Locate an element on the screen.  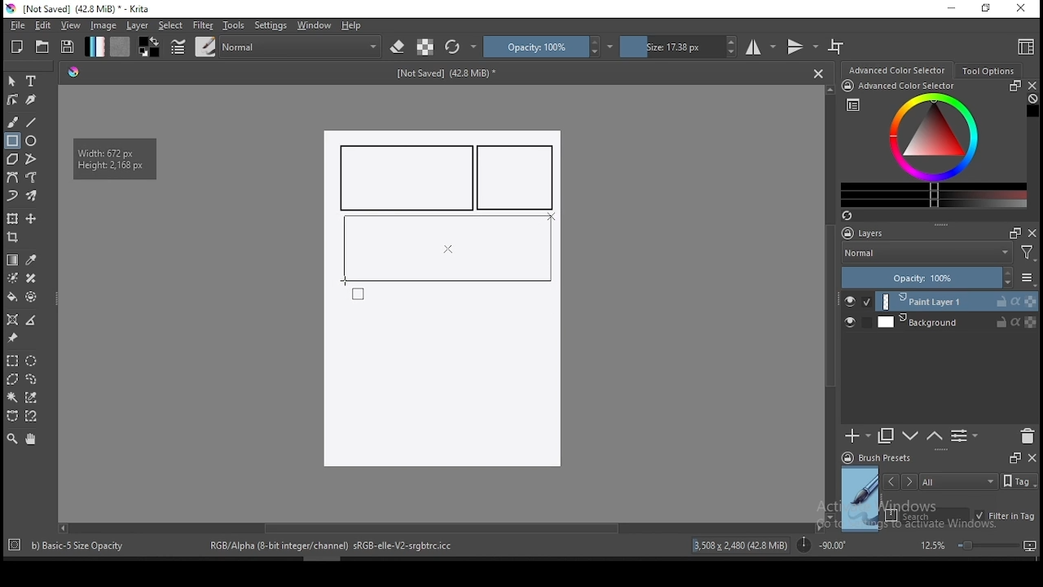
windows is located at coordinates (315, 25).